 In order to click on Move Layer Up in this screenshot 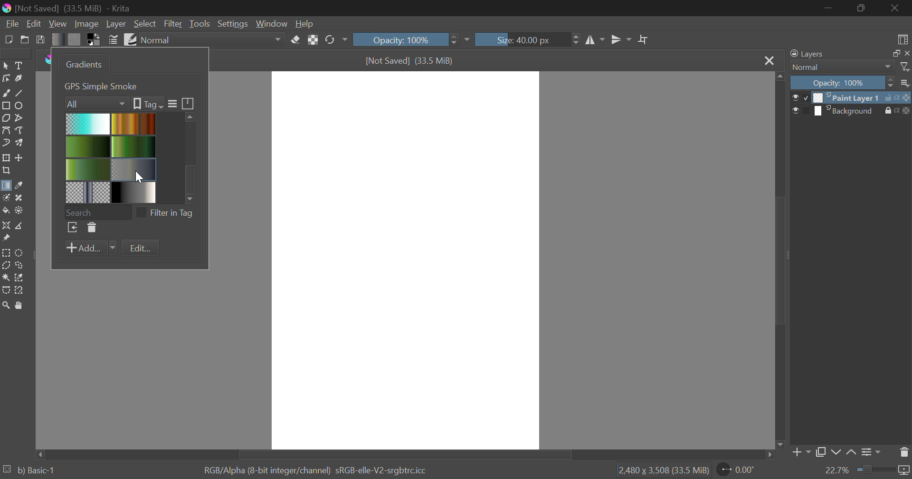, I will do `click(852, 453)`.